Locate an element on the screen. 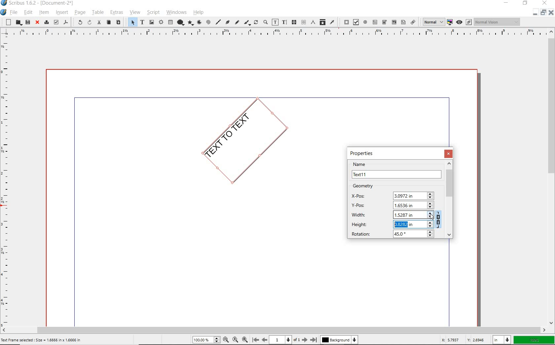 Image resolution: width=555 pixels, height=345 pixels. eye dropper is located at coordinates (333, 23).